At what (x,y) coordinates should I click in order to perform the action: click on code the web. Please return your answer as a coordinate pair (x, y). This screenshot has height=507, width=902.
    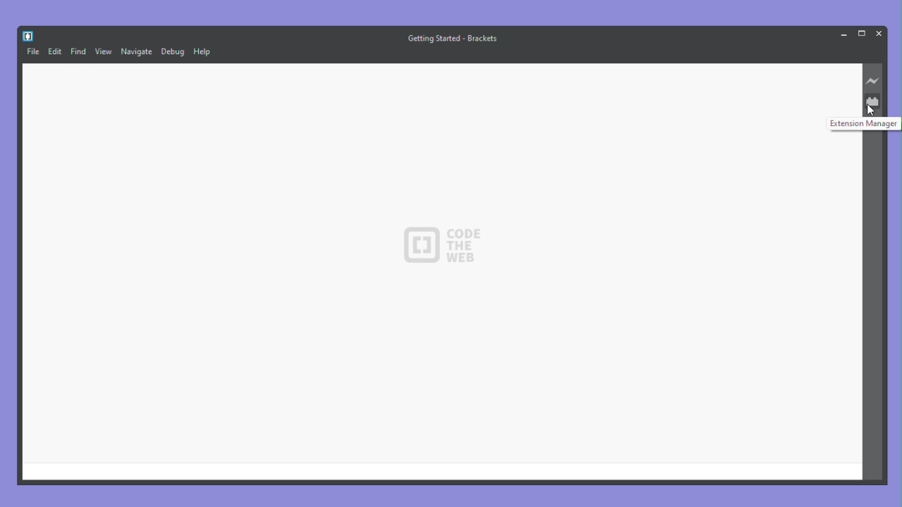
    Looking at the image, I should click on (442, 246).